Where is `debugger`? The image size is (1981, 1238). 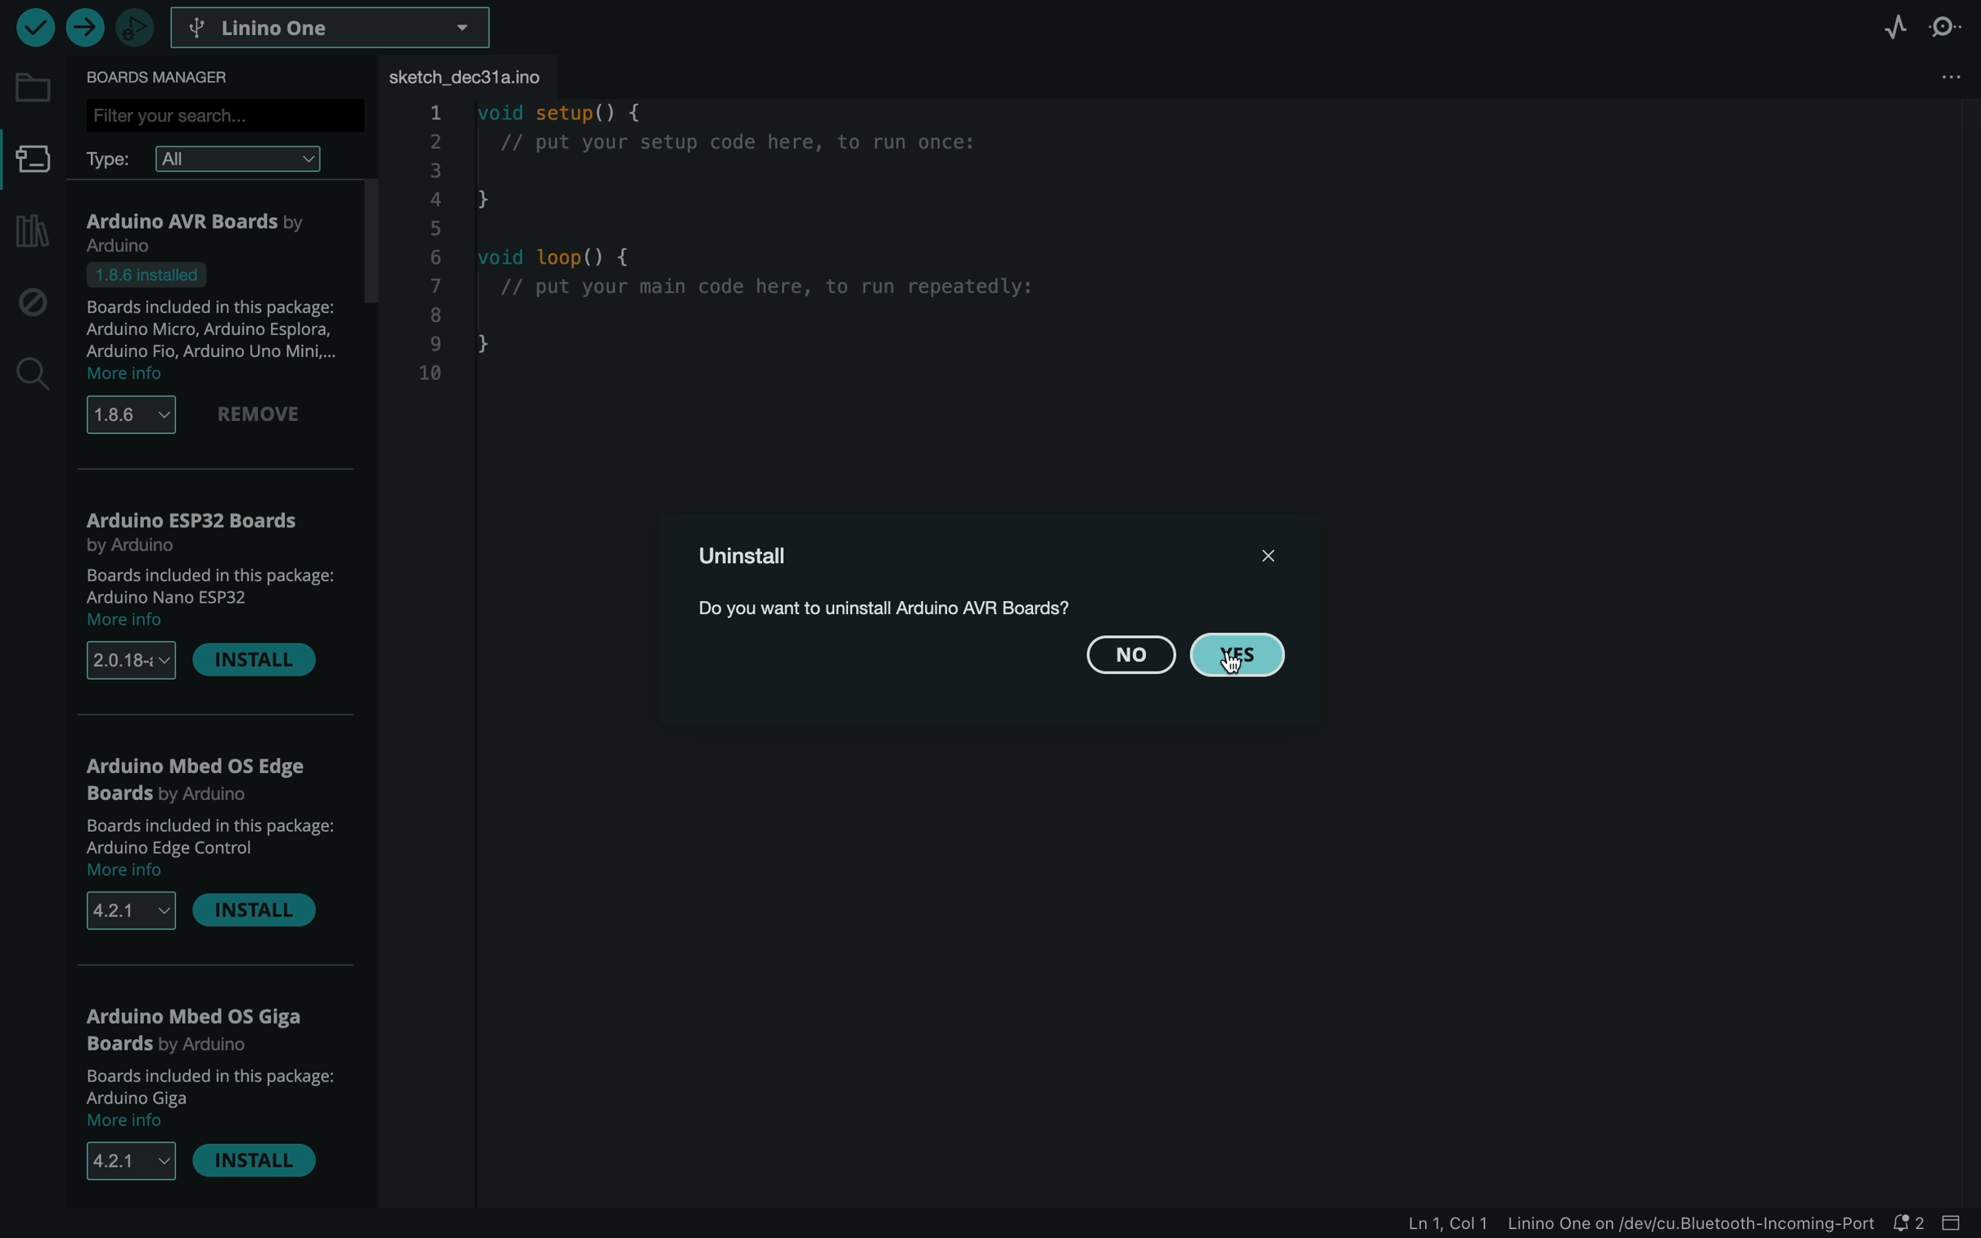
debugger is located at coordinates (135, 29).